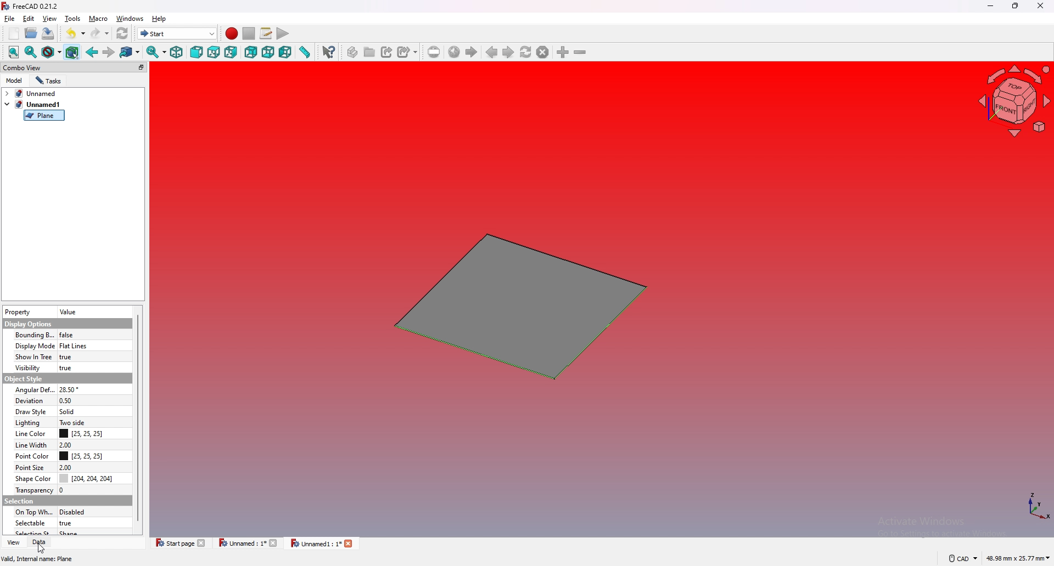 The width and height of the screenshot is (1054, 566). What do you see at coordinates (29, 18) in the screenshot?
I see `edit` at bounding box center [29, 18].